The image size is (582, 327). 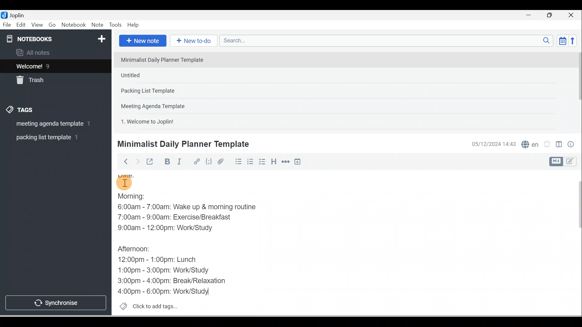 I want to click on Tag 2, so click(x=51, y=137).